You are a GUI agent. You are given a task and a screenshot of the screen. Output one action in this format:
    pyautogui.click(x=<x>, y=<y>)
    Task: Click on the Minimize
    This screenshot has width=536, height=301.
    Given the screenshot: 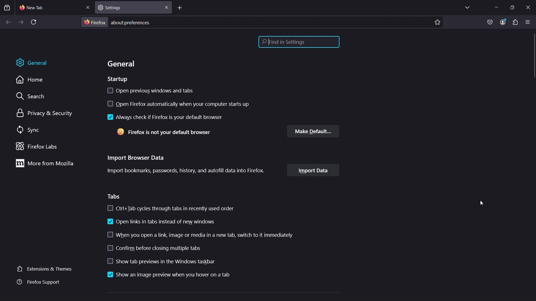 What is the action you would take?
    pyautogui.click(x=495, y=7)
    